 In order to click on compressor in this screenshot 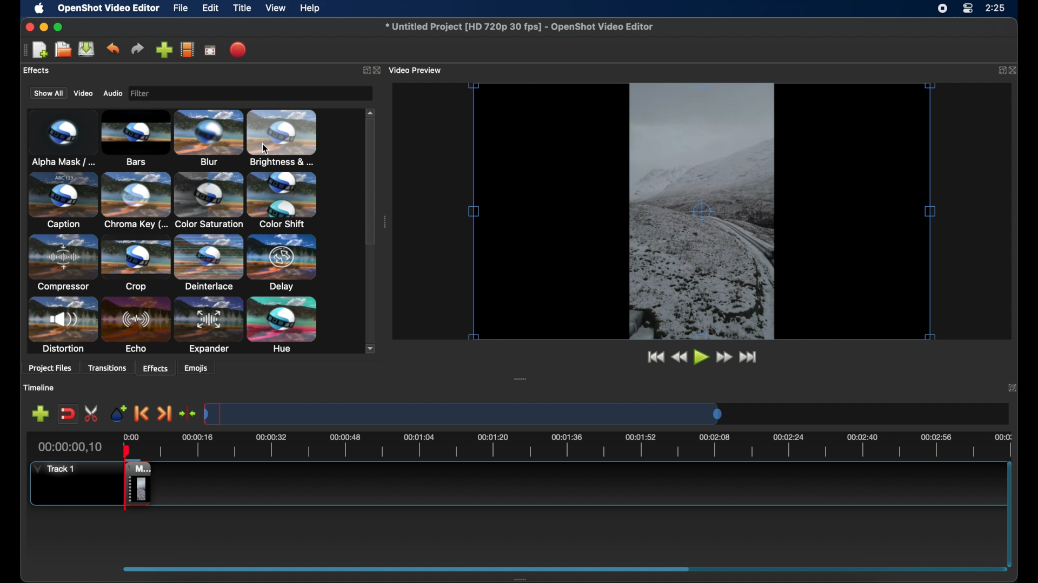, I will do `click(61, 263)`.